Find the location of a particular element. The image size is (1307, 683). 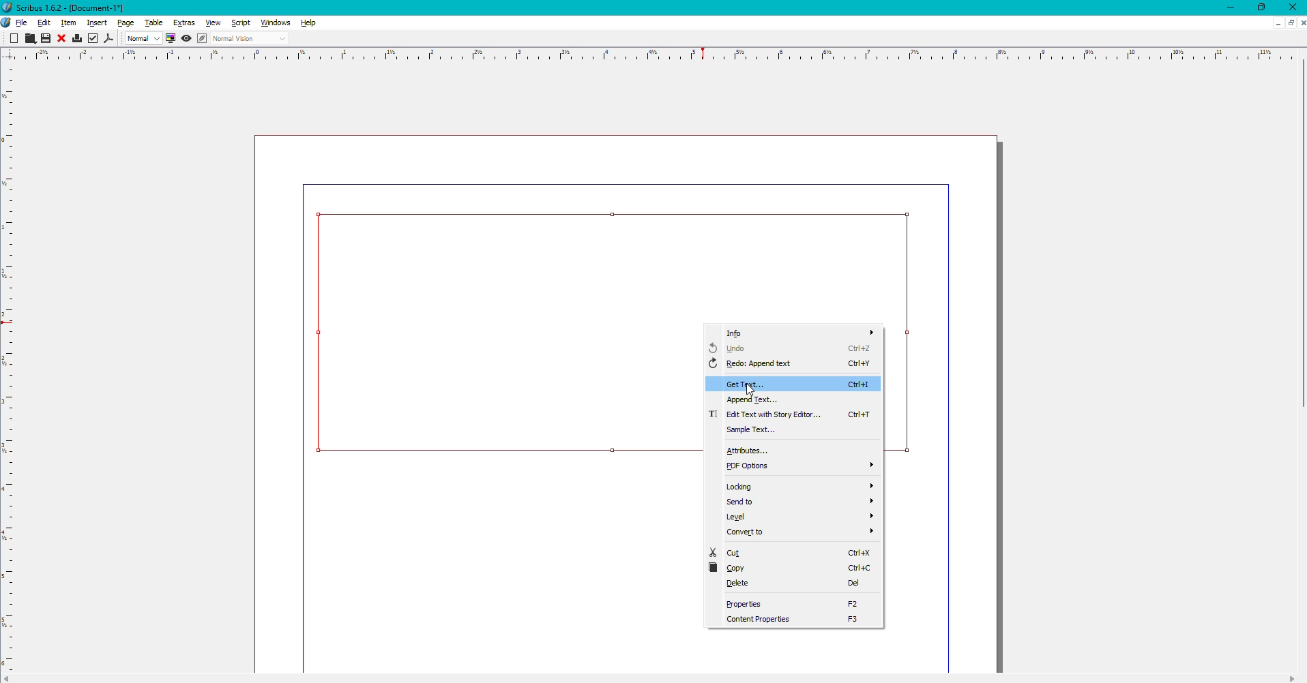

Append text is located at coordinates (744, 399).